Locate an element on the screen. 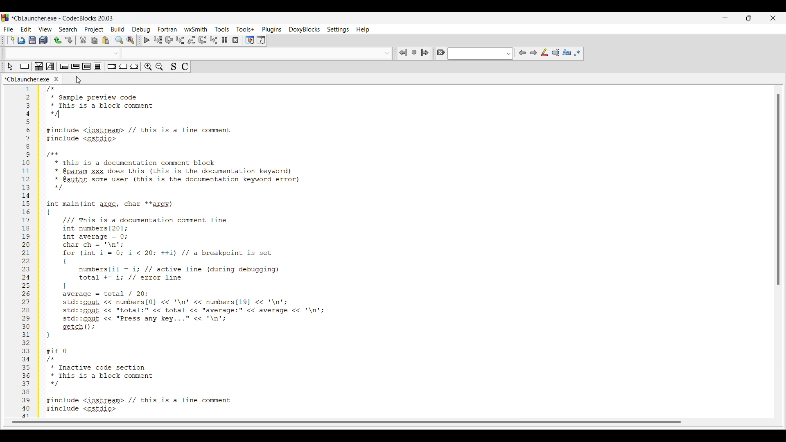 The image size is (786, 442). Cursor is located at coordinates (79, 79).